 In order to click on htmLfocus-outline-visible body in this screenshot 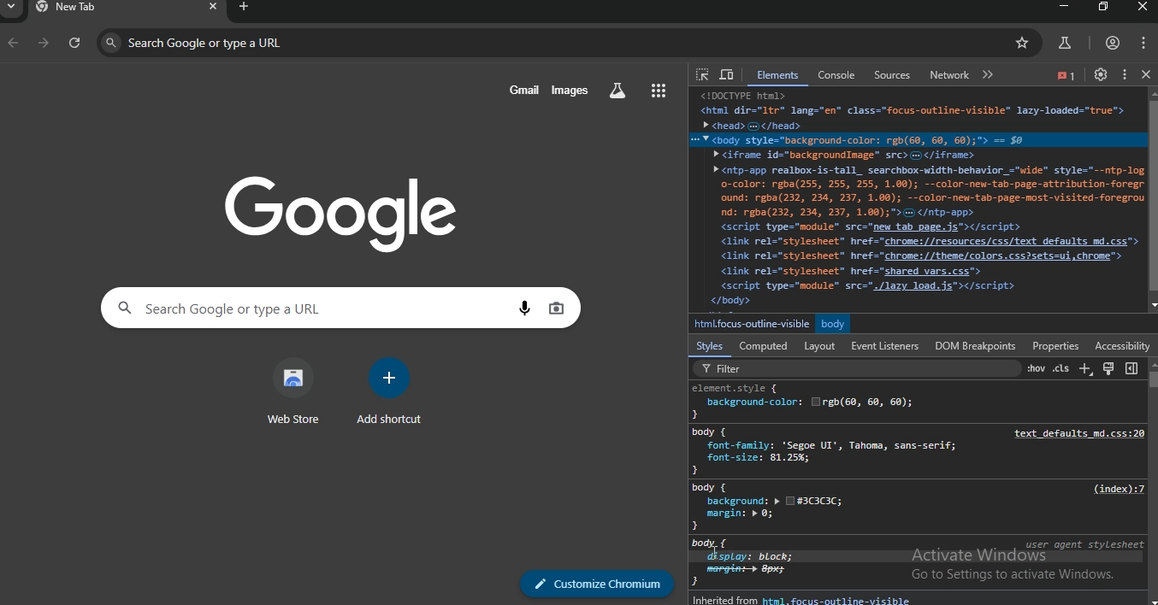, I will do `click(783, 323)`.